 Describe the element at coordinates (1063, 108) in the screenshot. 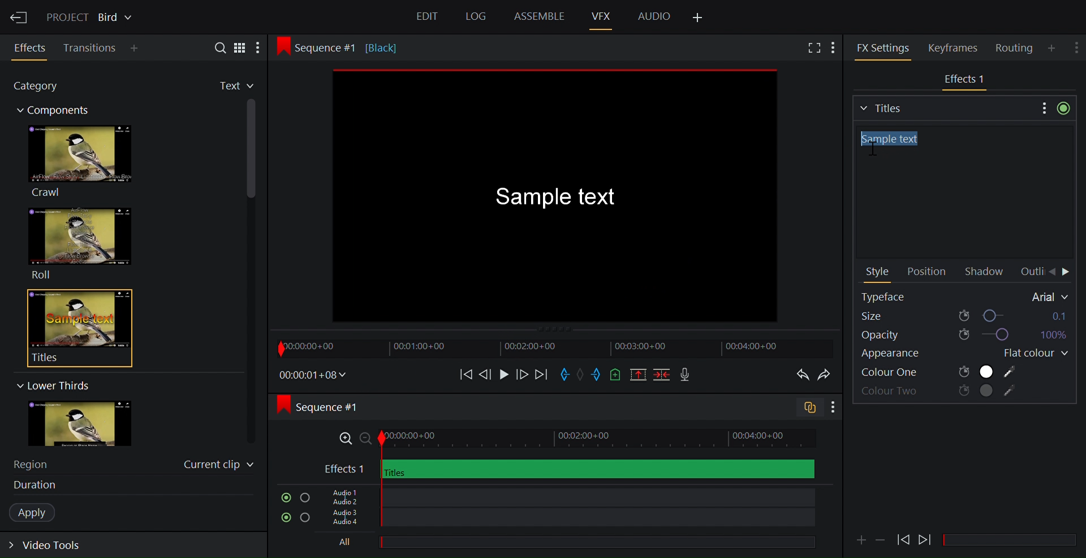

I see `Toggle bypass` at that location.